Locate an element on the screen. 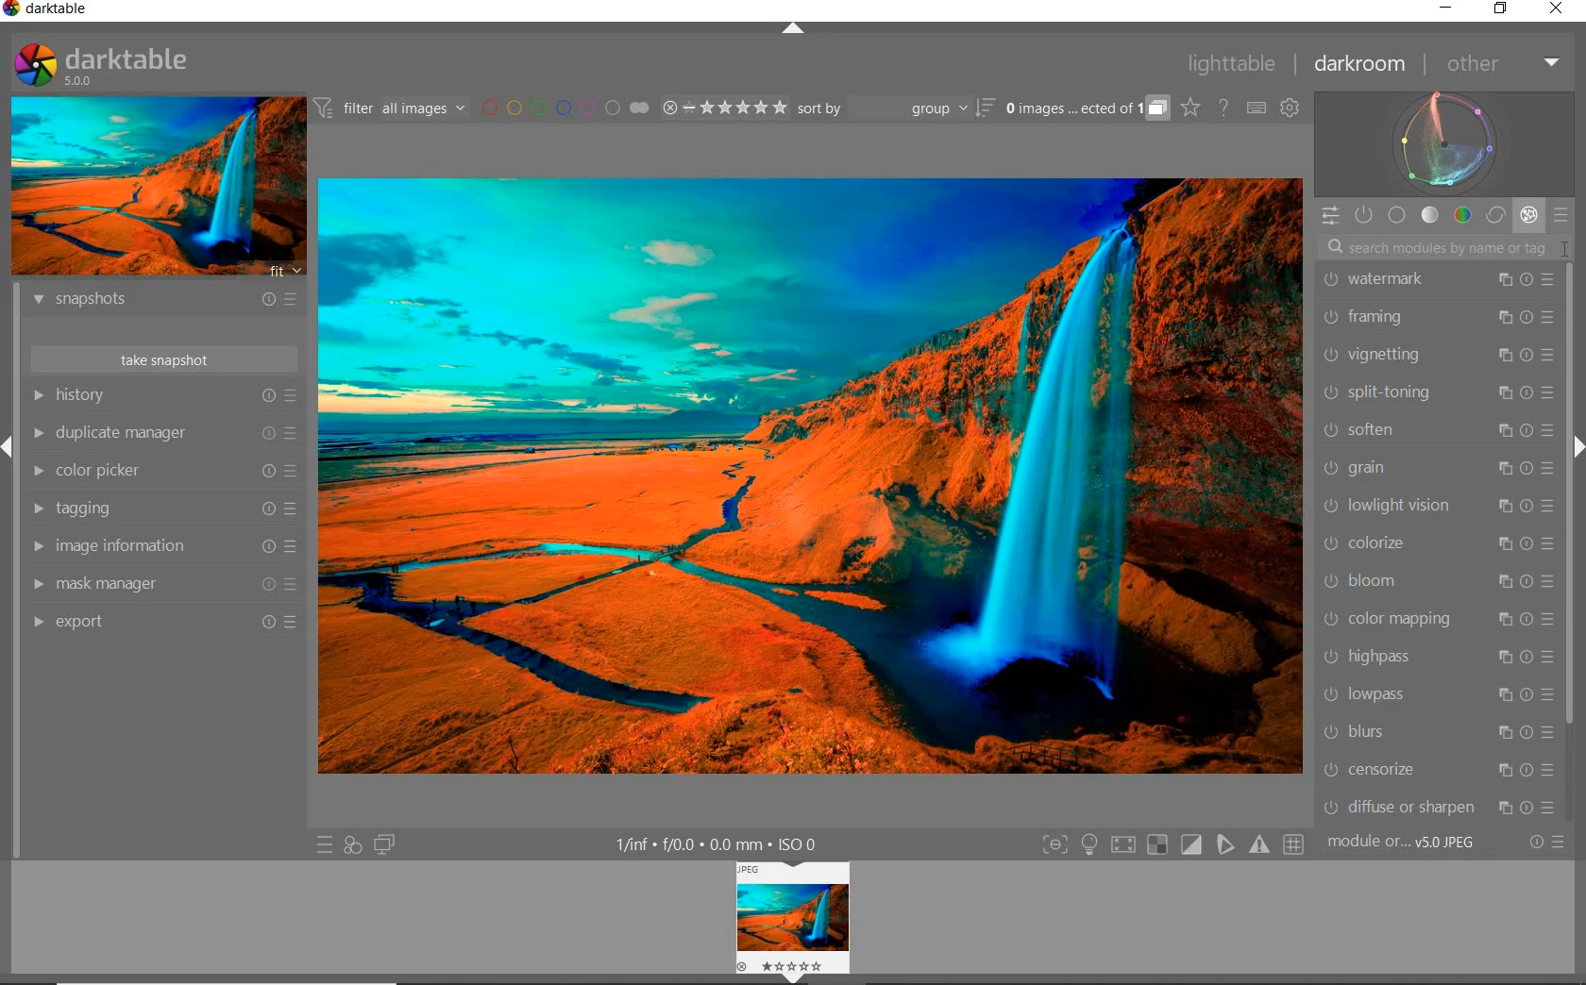 The width and height of the screenshot is (1586, 985). color mapping is located at coordinates (1437, 618).